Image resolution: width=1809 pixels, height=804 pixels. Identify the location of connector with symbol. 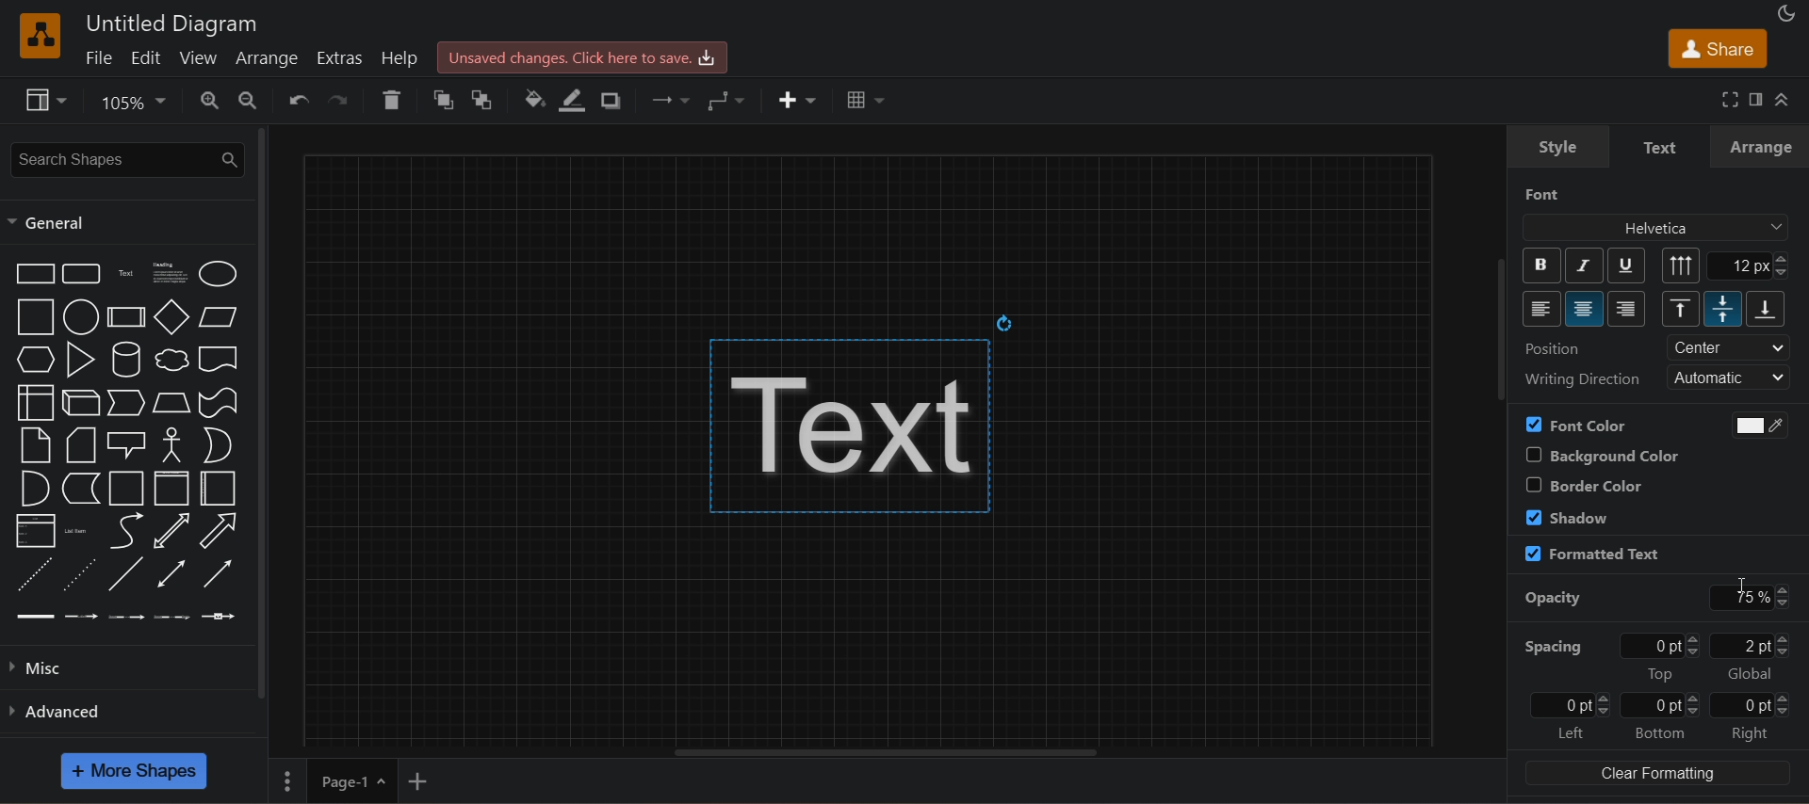
(220, 617).